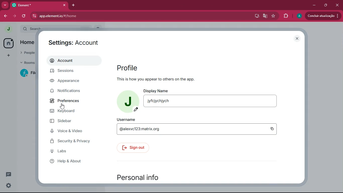 The width and height of the screenshot is (343, 193). I want to click on username @alexvc123:matrix.org, so click(197, 127).